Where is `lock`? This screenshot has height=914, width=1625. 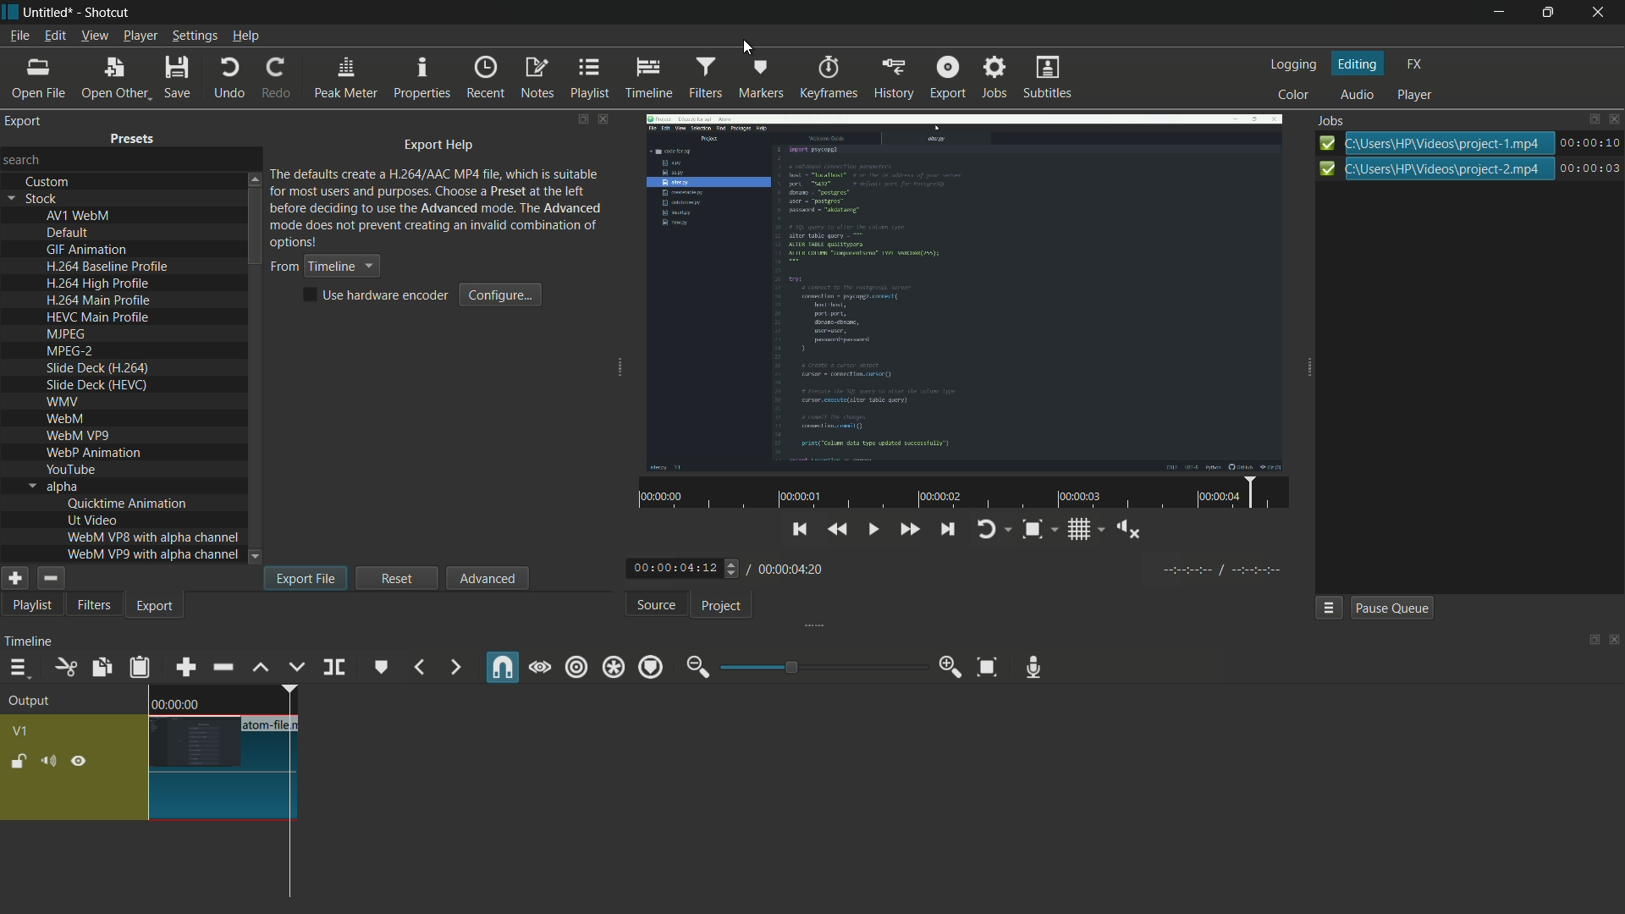 lock is located at coordinates (19, 761).